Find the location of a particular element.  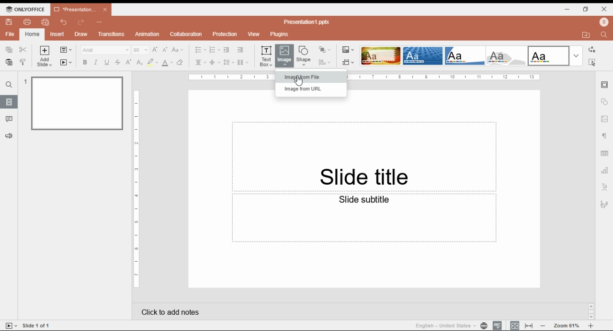

paste is located at coordinates (10, 62).